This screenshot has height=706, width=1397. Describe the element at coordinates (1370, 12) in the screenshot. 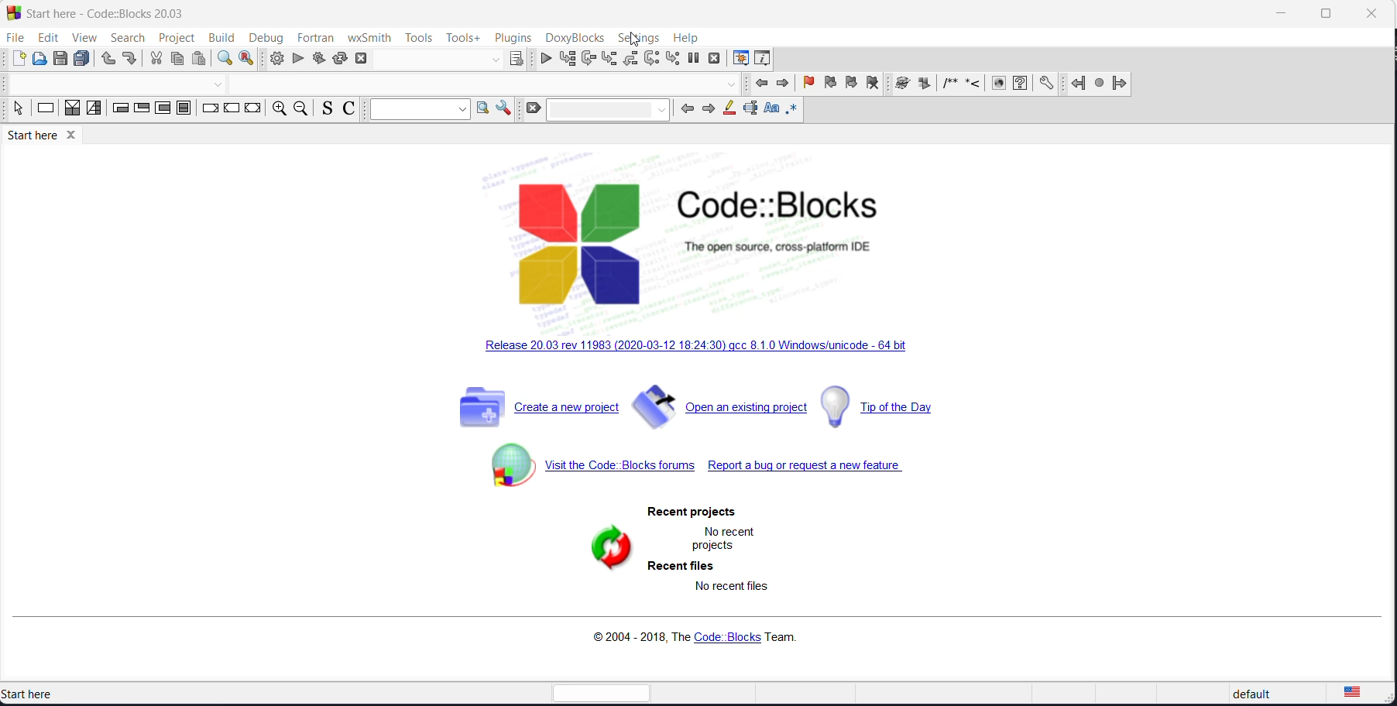

I see `close` at that location.